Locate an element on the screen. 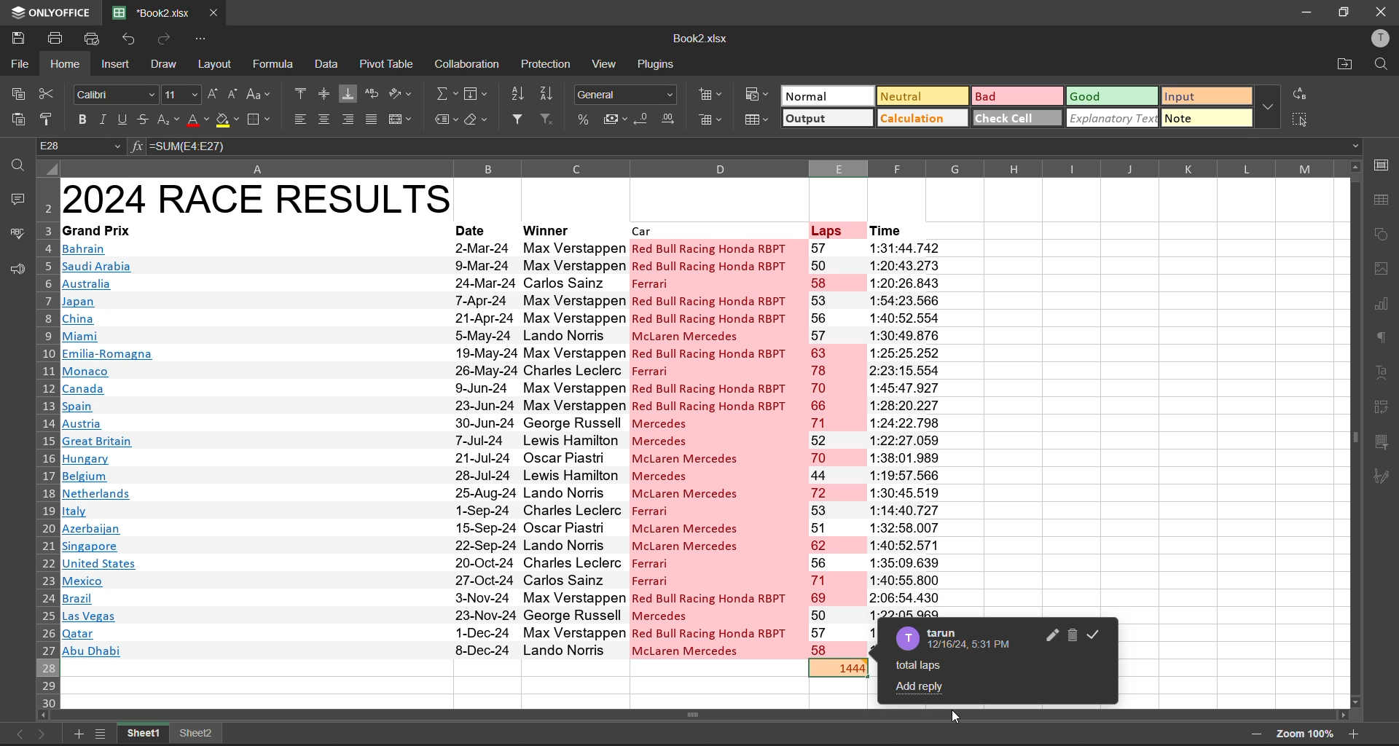  calculation is located at coordinates (923, 118).